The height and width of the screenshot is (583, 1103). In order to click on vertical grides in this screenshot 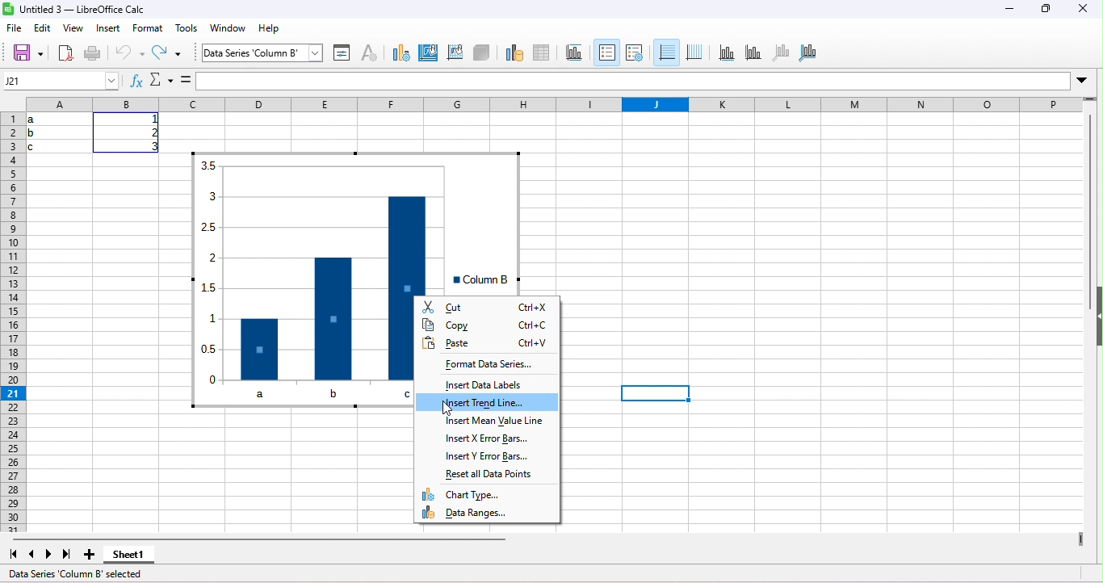, I will do `click(695, 52)`.